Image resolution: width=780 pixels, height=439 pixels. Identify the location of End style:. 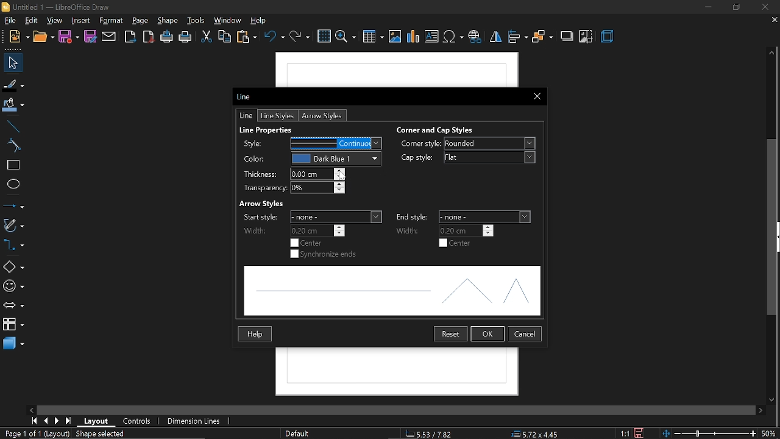
(413, 216).